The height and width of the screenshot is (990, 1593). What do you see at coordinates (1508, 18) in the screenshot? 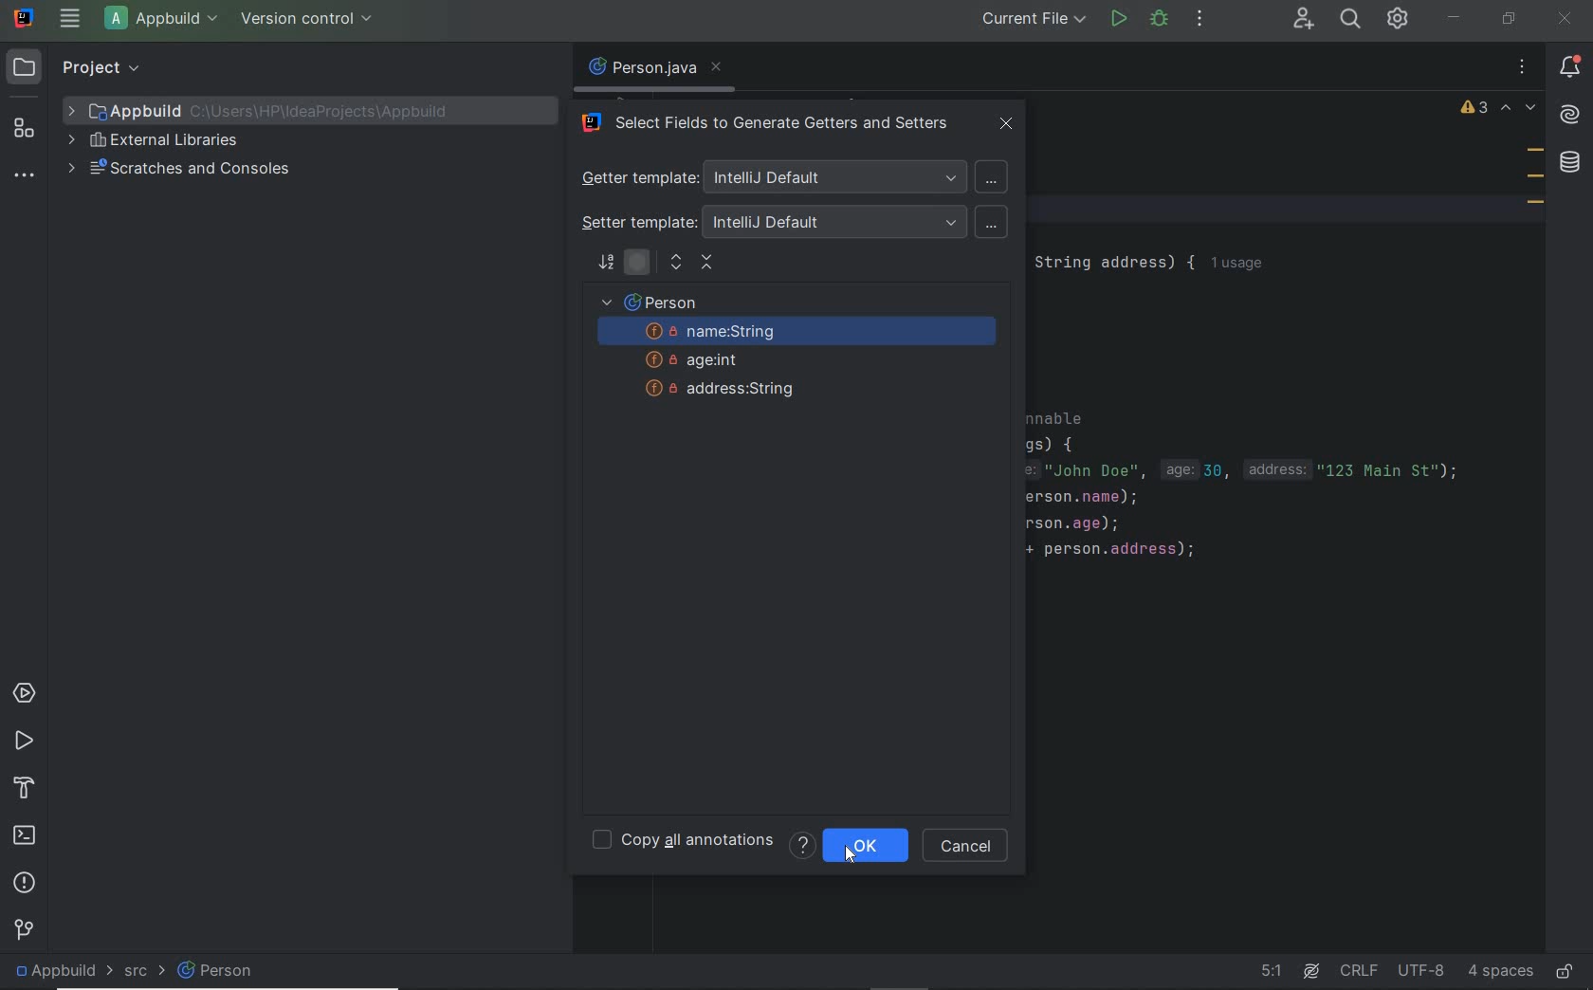
I see `restore down` at bounding box center [1508, 18].